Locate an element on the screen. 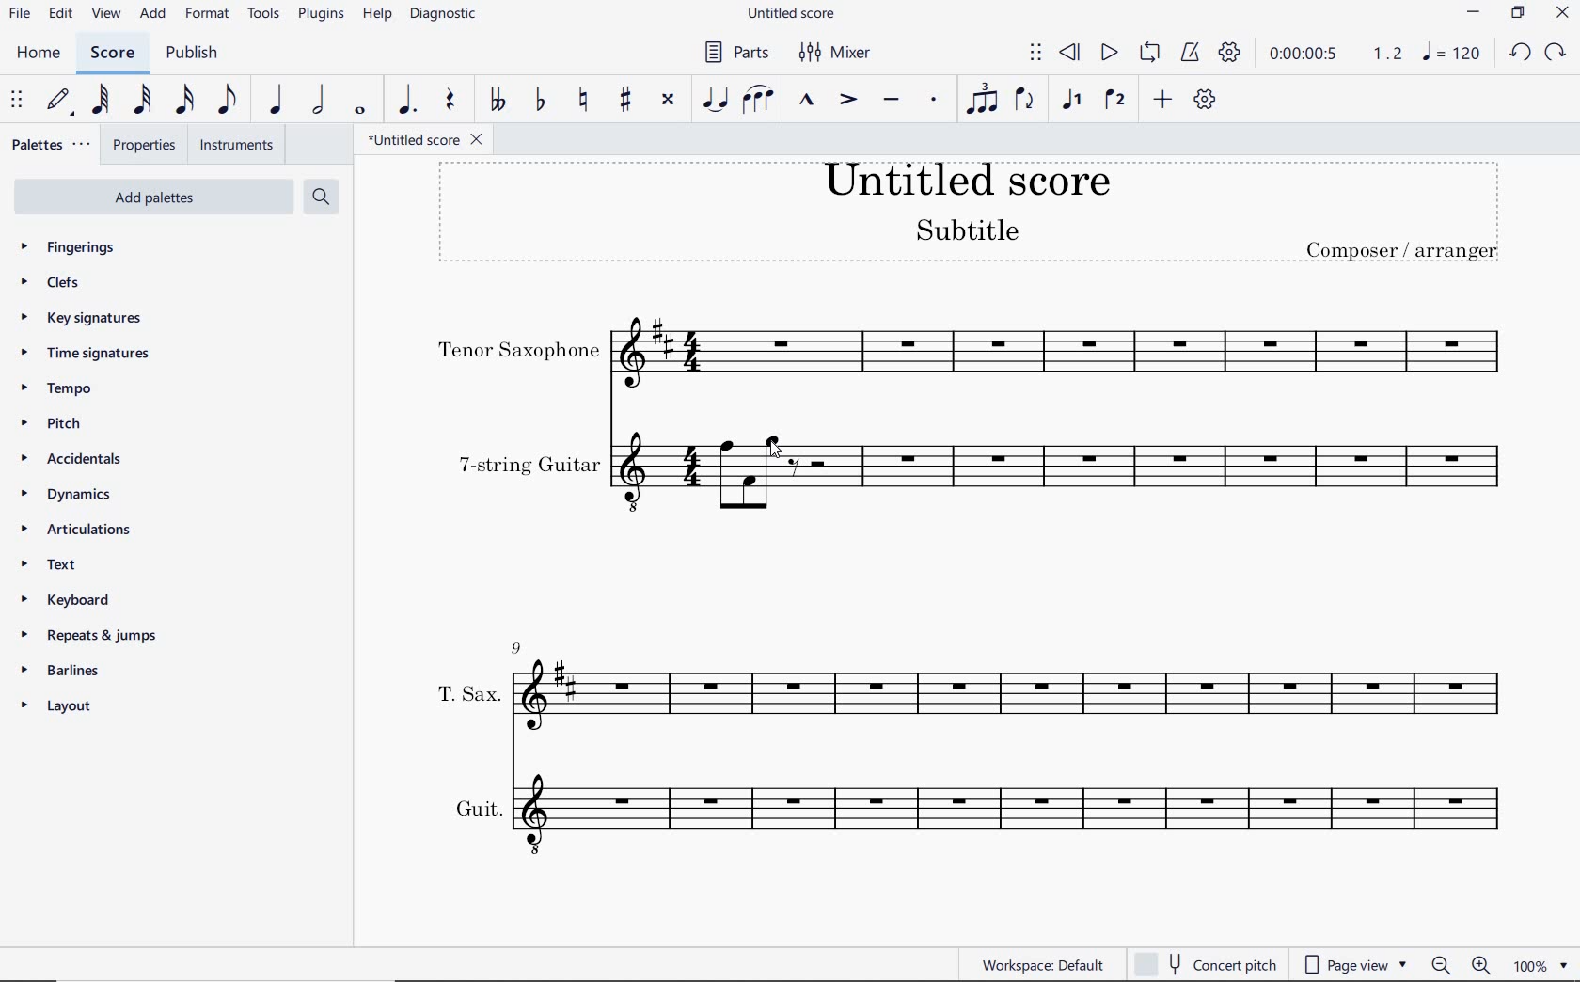 Image resolution: width=1580 pixels, height=982 pixels. WORKSPACE: DEFAULT is located at coordinates (1046, 966).